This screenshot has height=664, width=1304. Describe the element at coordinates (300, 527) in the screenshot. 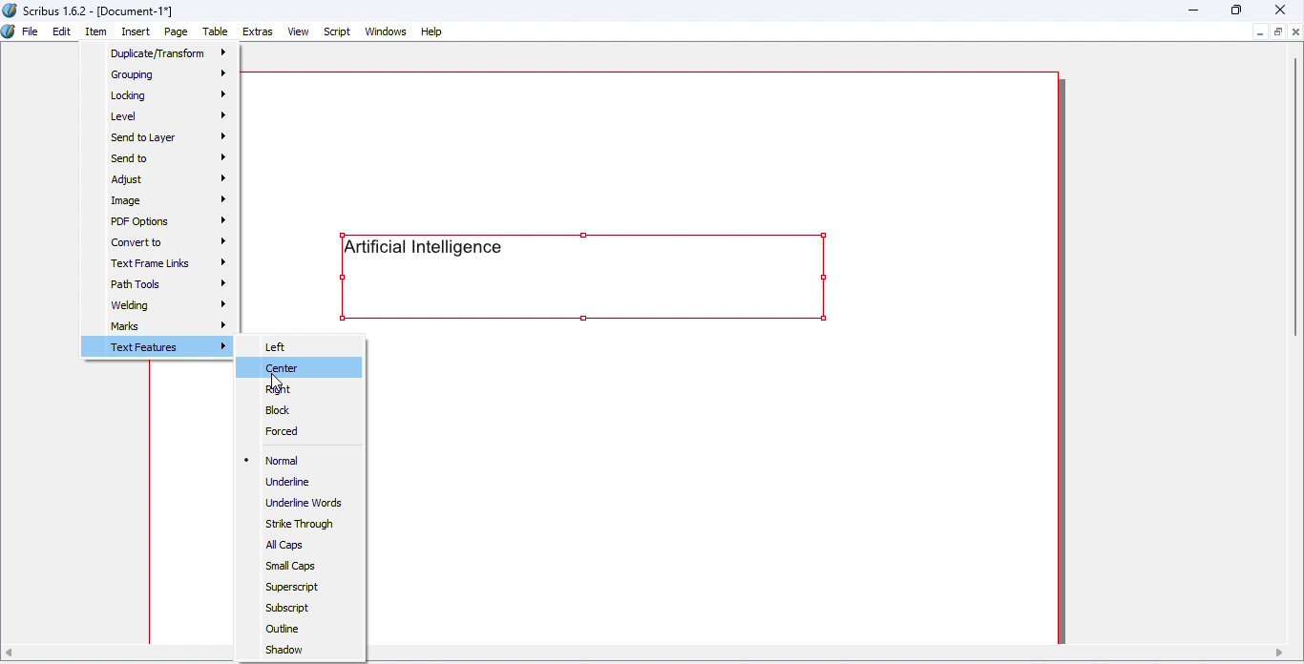

I see `Strike through` at that location.